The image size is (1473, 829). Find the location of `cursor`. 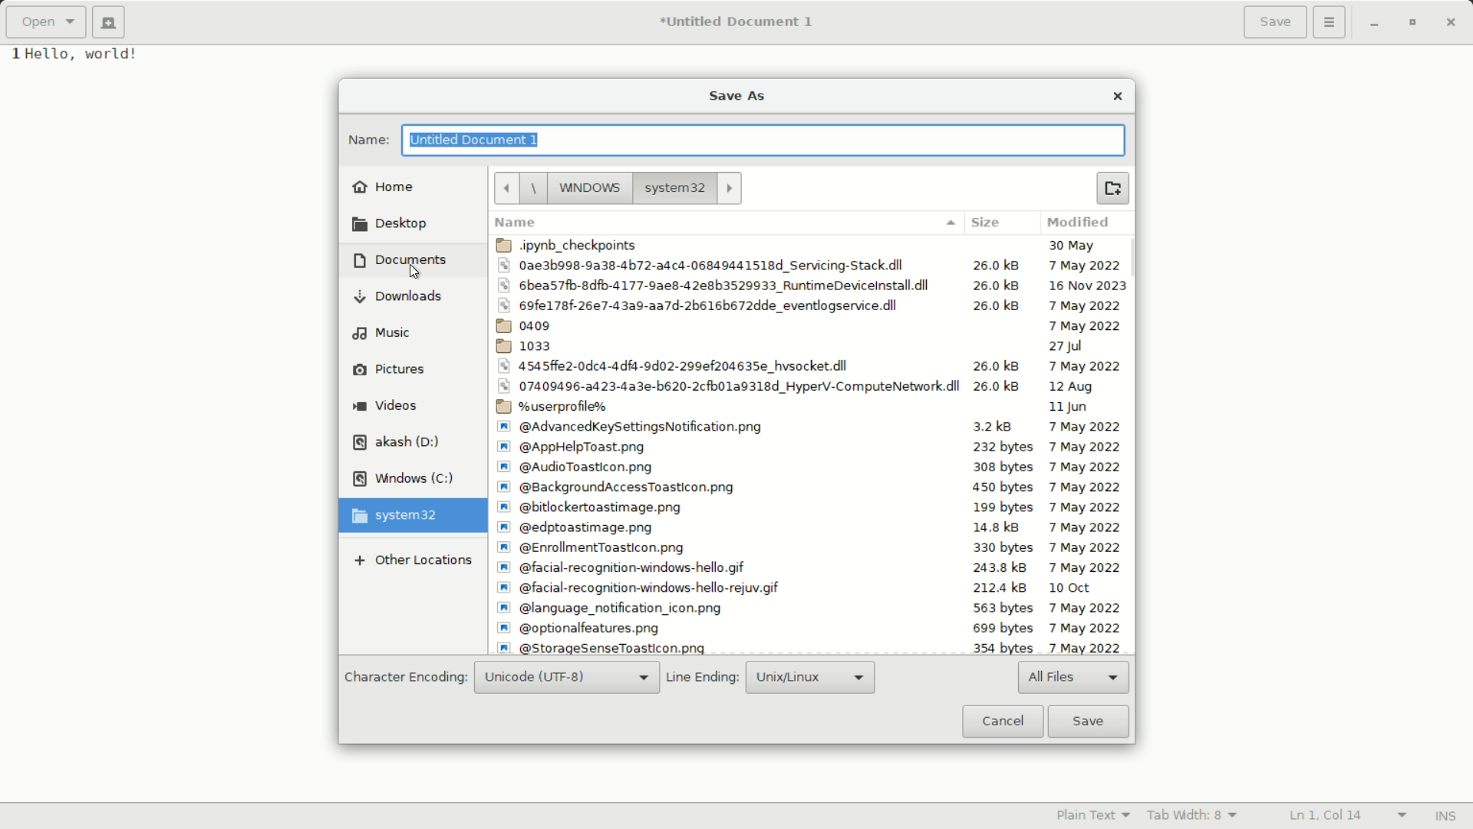

cursor is located at coordinates (413, 273).